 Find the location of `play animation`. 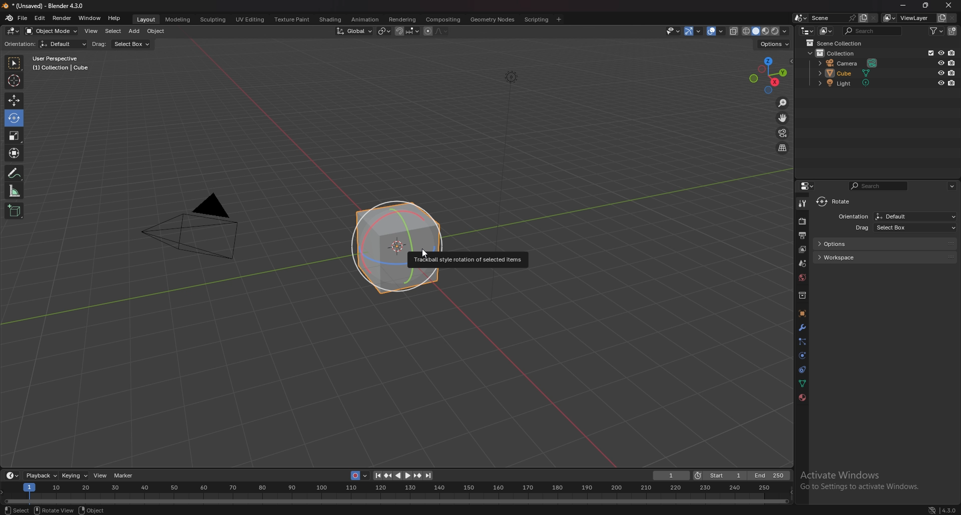

play animation is located at coordinates (403, 475).